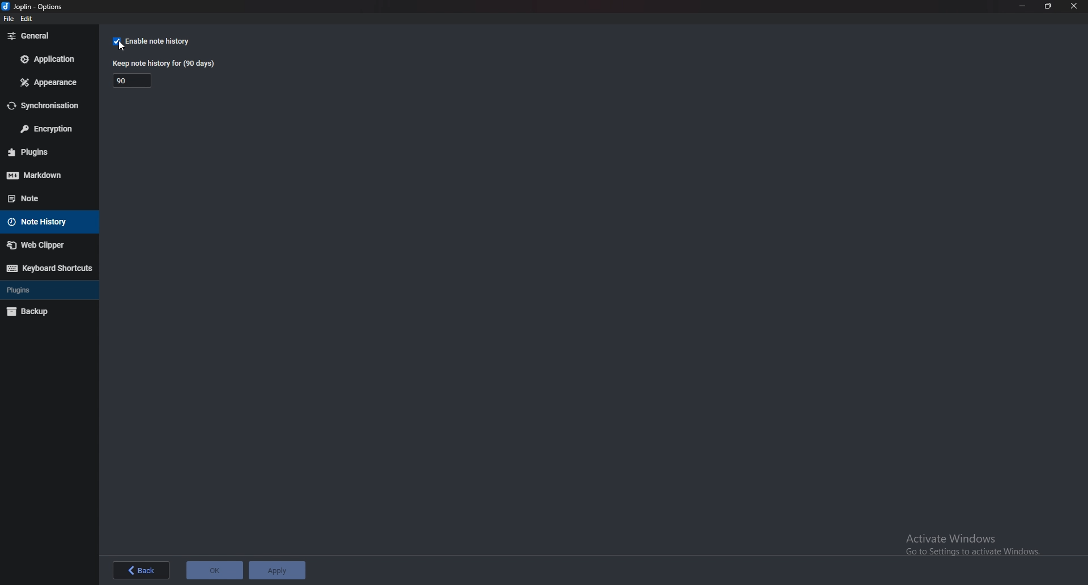 This screenshot has width=1088, height=585. I want to click on edit, so click(28, 19).